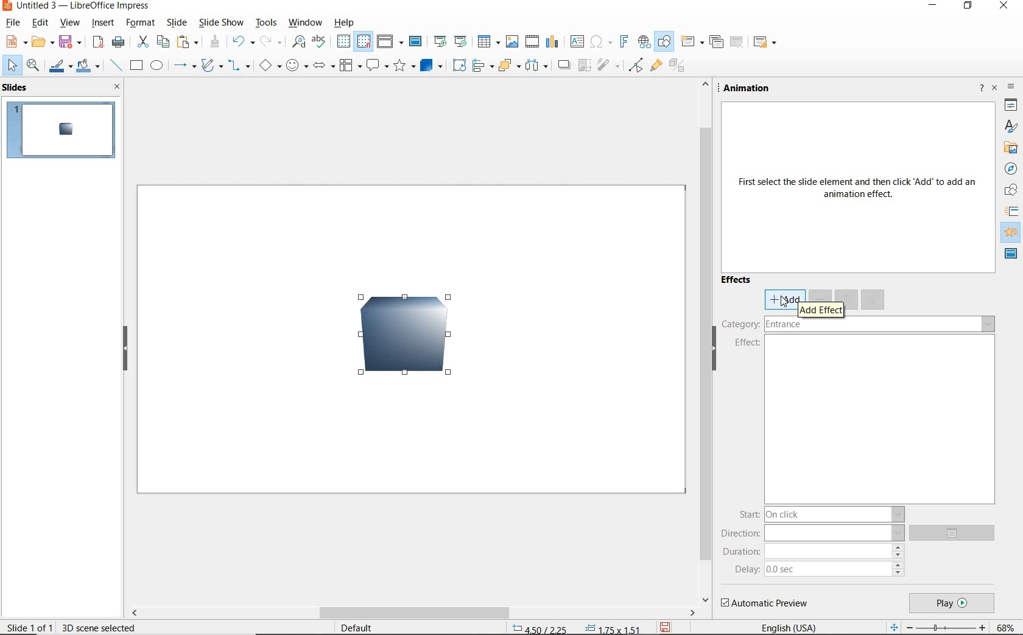  What do you see at coordinates (156, 66) in the screenshot?
I see `ellipse` at bounding box center [156, 66].